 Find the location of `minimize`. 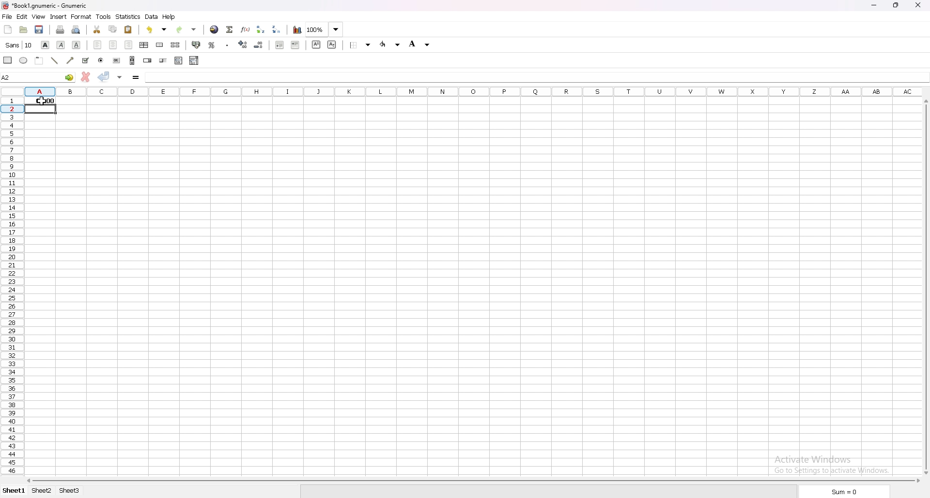

minimize is located at coordinates (875, 6).